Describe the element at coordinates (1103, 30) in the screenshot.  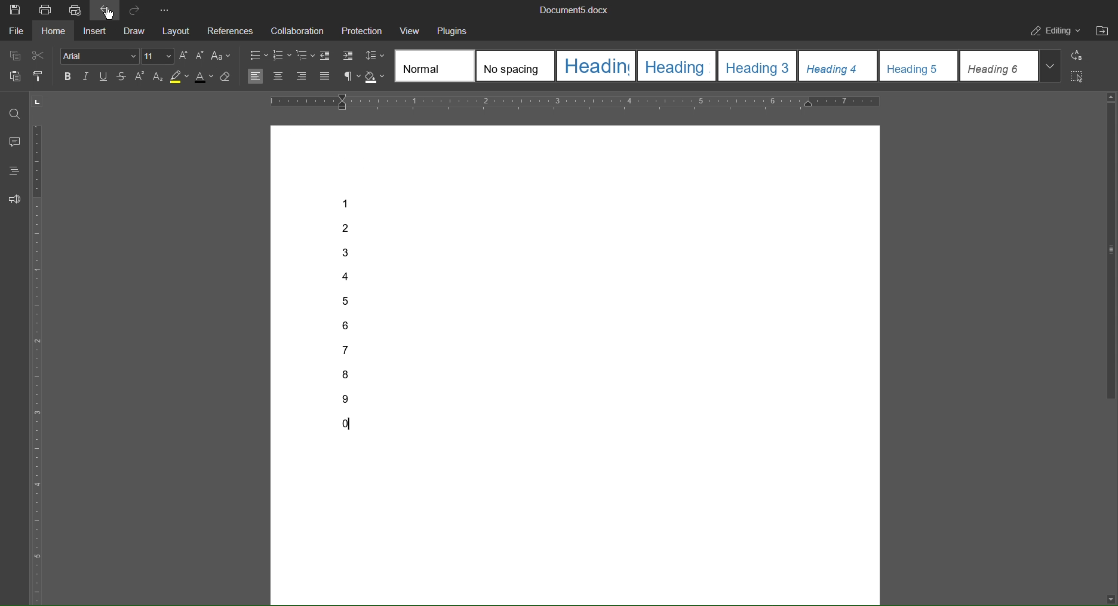
I see `Open File Location` at that location.